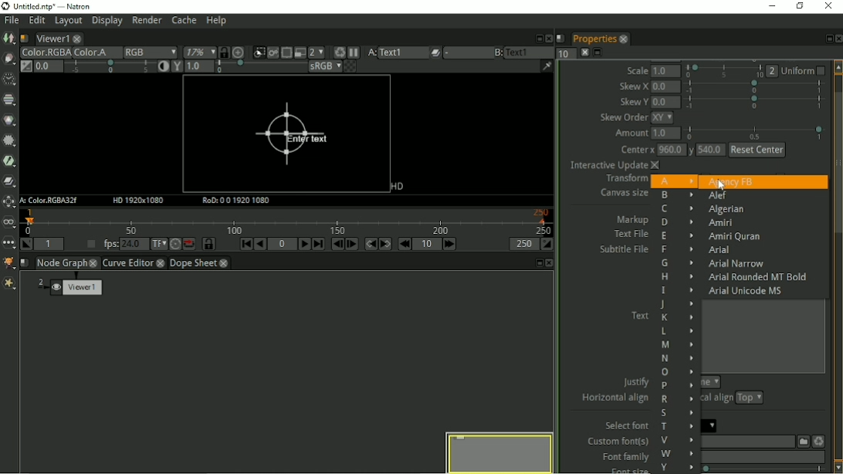 The image size is (843, 474). What do you see at coordinates (324, 67) in the screenshot?
I see `sRGB` at bounding box center [324, 67].